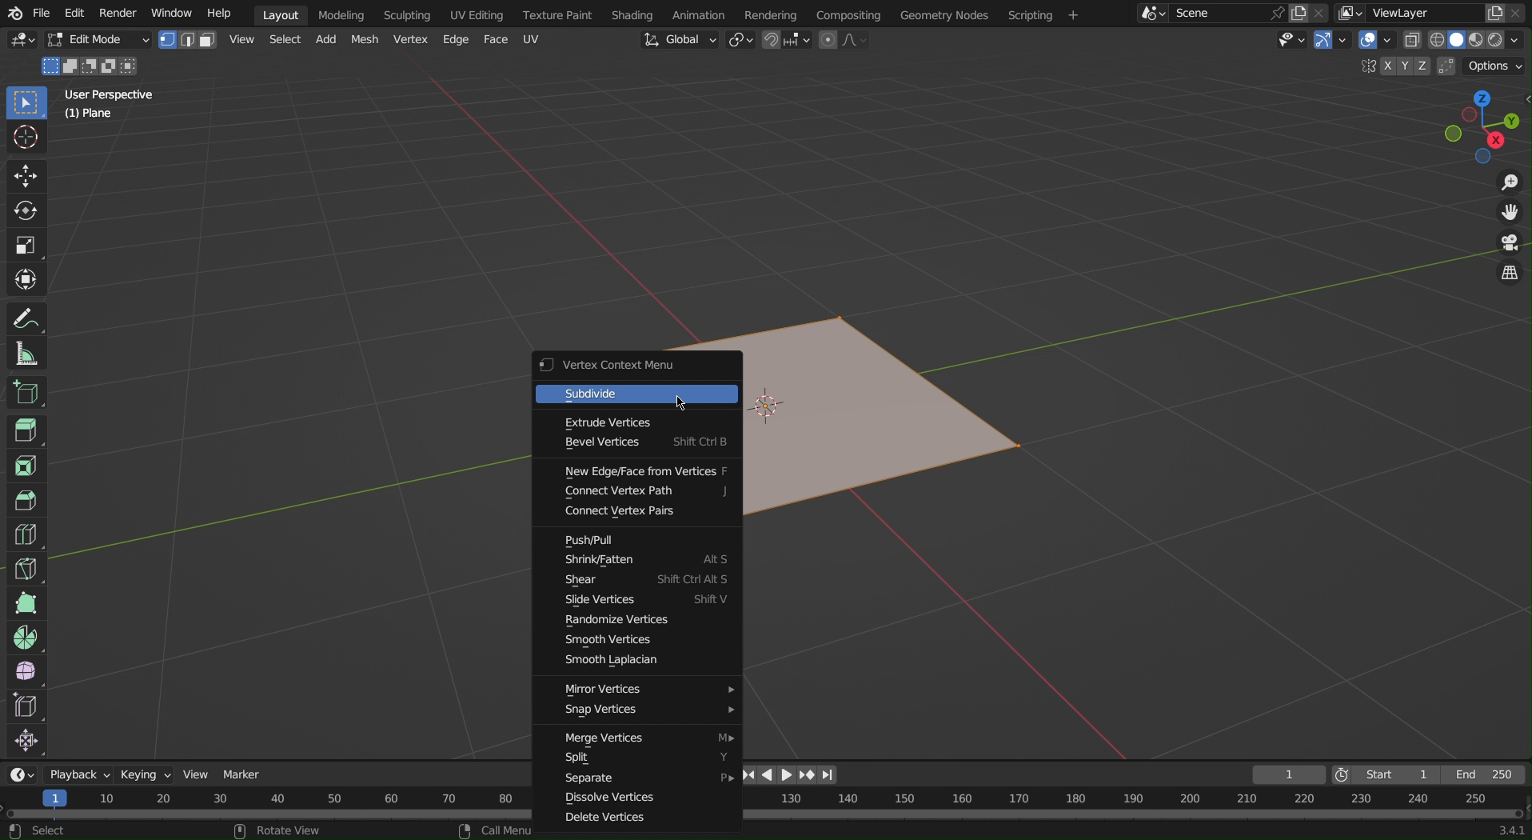  Describe the element at coordinates (1407, 12) in the screenshot. I see `View Layer` at that location.